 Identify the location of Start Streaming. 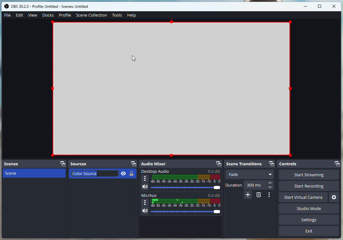
(309, 175).